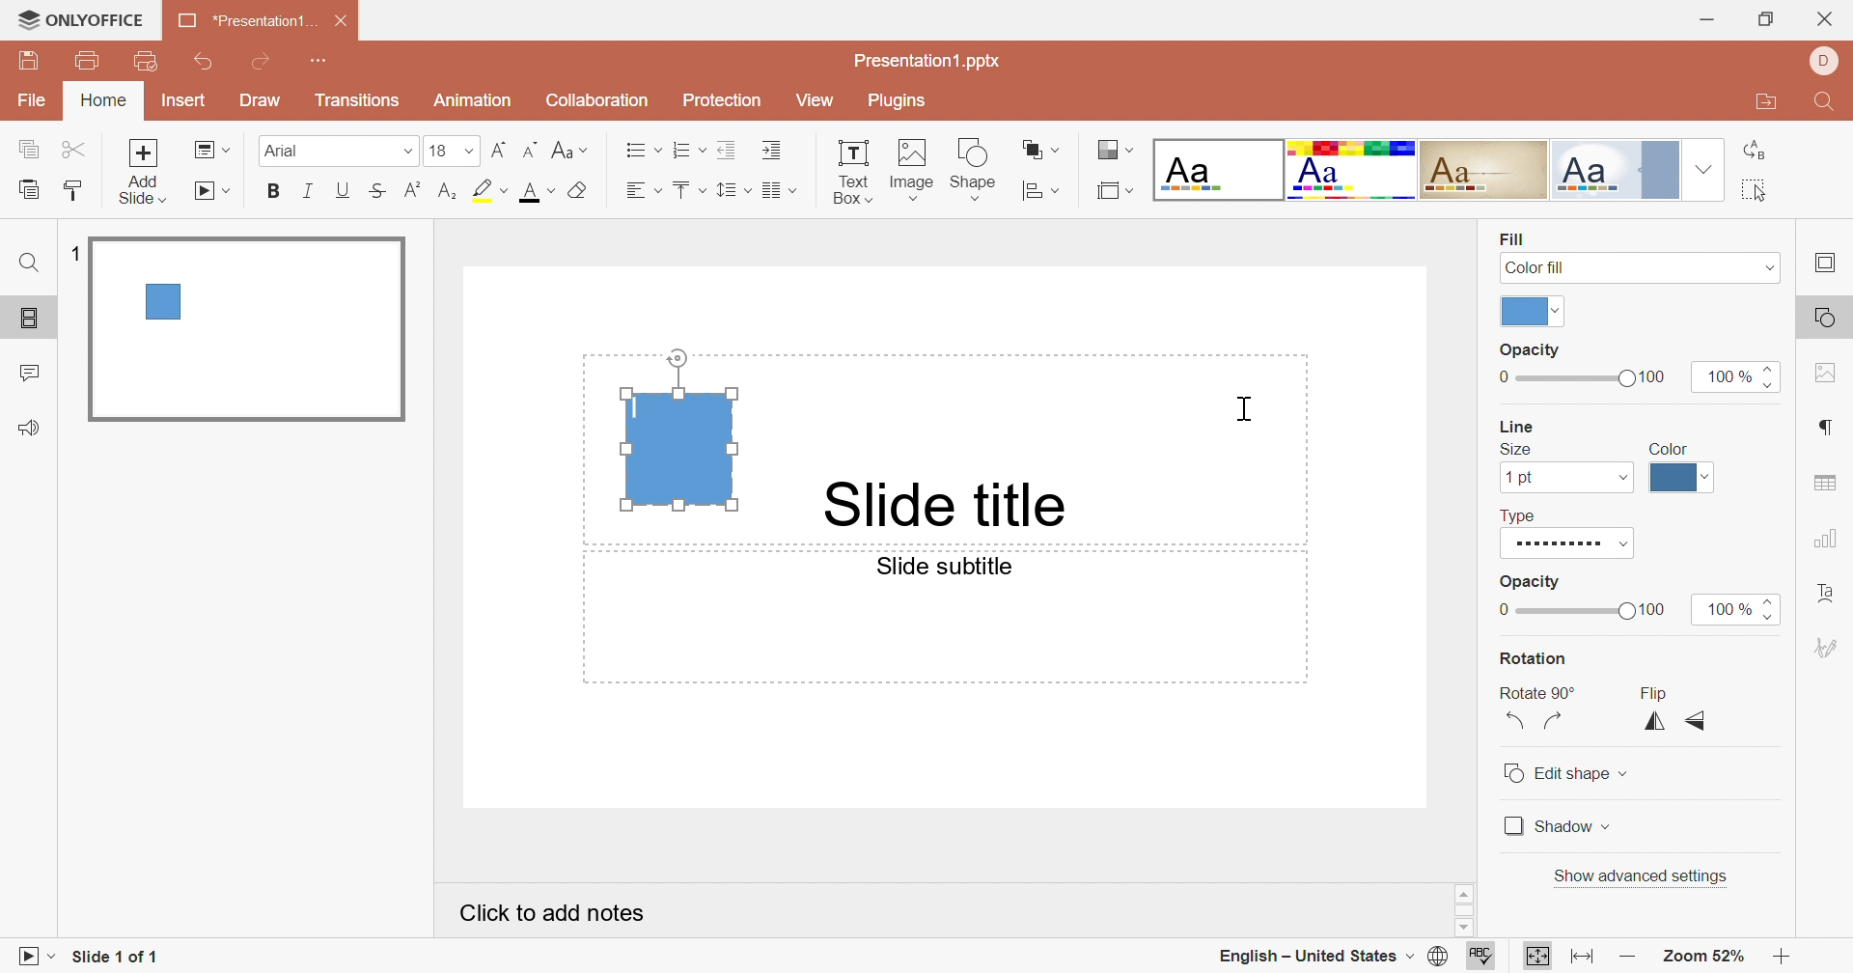 Image resolution: width=1853 pixels, height=973 pixels. What do you see at coordinates (942, 503) in the screenshot?
I see `Slide title` at bounding box center [942, 503].